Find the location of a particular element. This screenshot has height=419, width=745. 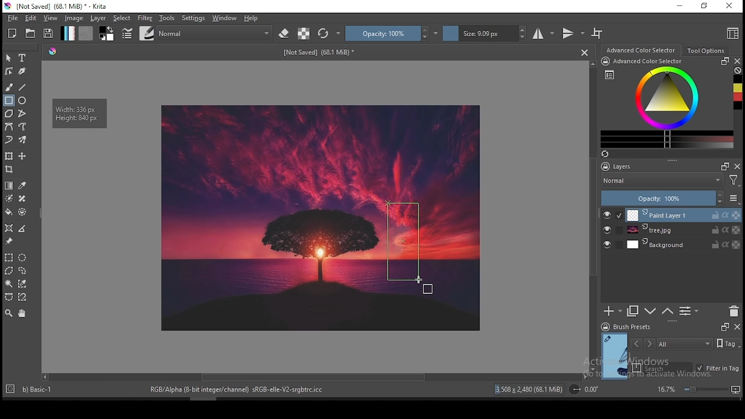

zoom  is located at coordinates (698, 389).